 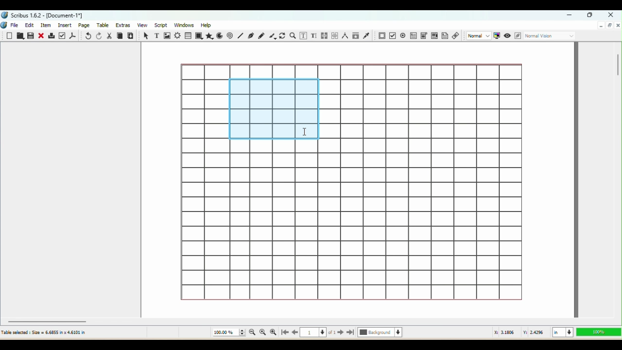 I want to click on Cut, so click(x=109, y=35).